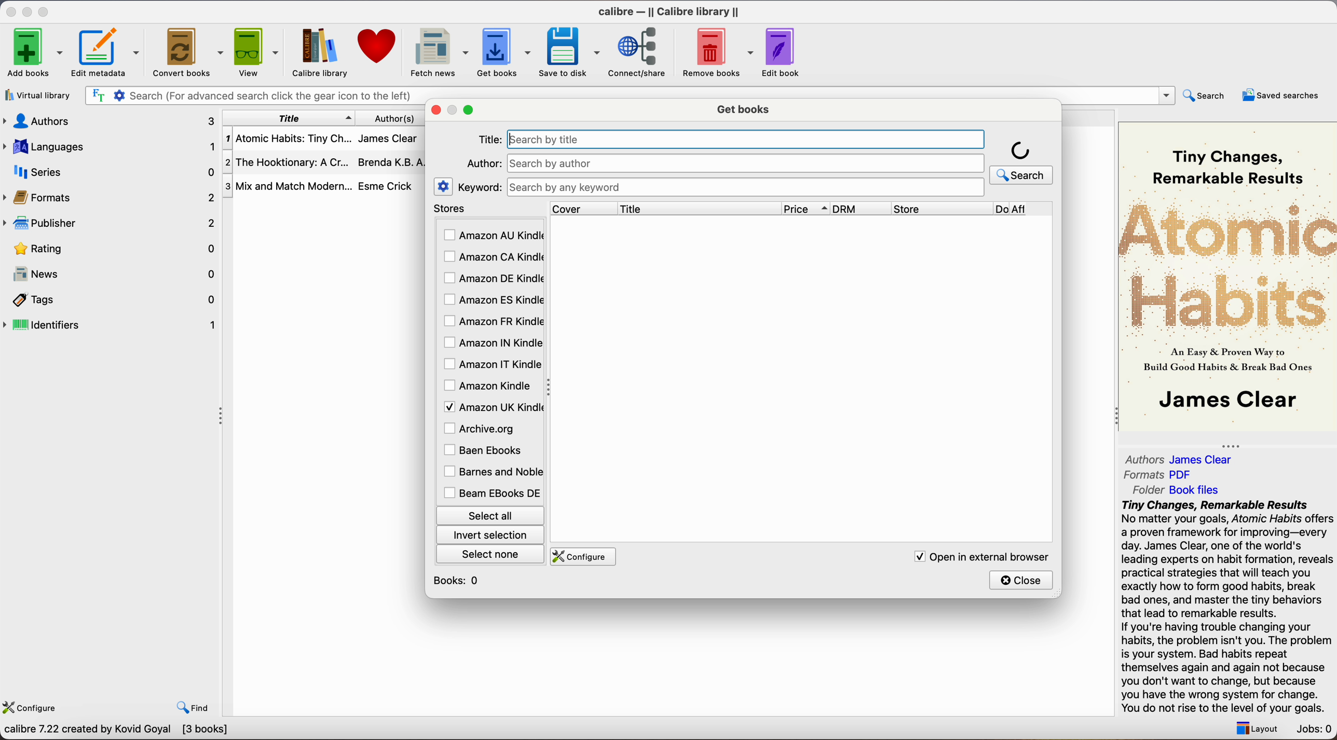 The height and width of the screenshot is (740, 1337). I want to click on saved searches, so click(1281, 95).